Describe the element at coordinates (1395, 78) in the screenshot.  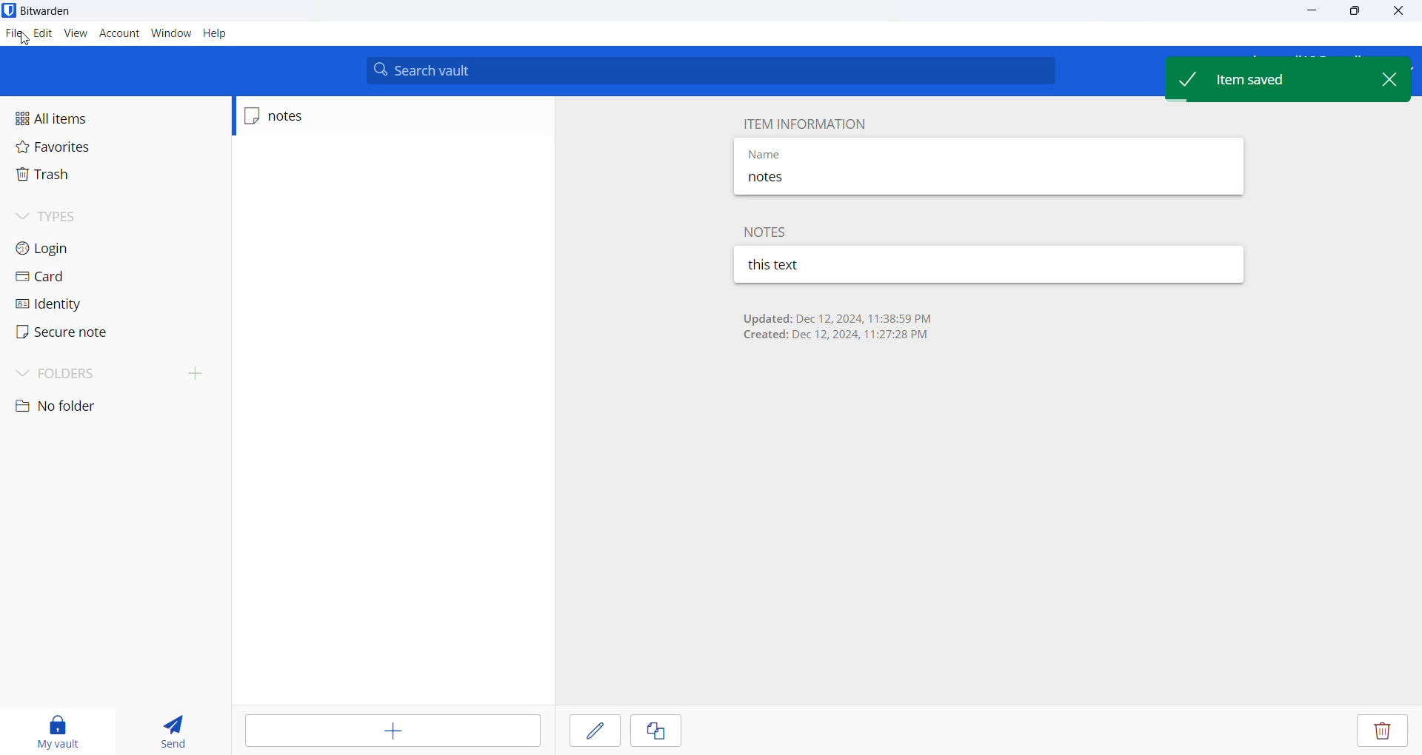
I see `close` at that location.